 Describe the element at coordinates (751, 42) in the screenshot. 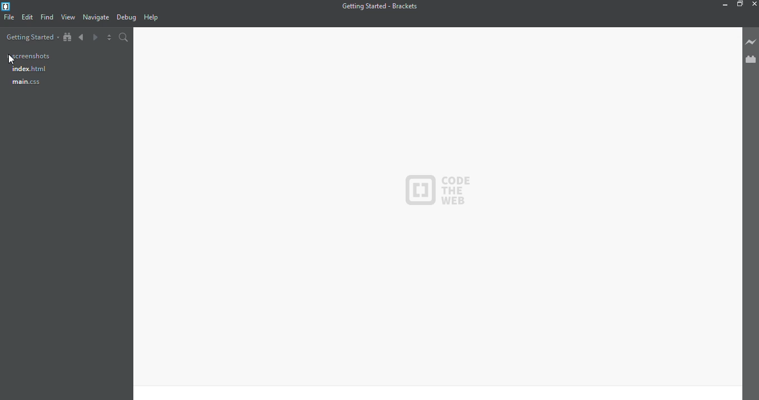

I see `live preview` at that location.